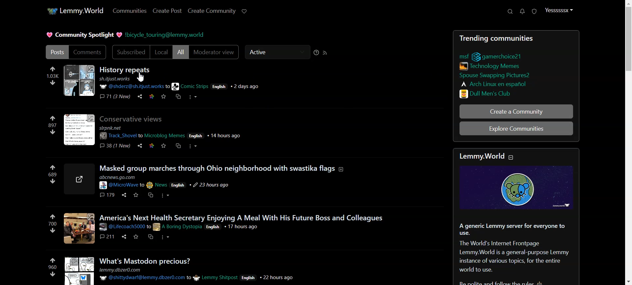 Image resolution: width=632 pixels, height=285 pixels. What do you see at coordinates (515, 111) in the screenshot?
I see `Create a Community` at bounding box center [515, 111].